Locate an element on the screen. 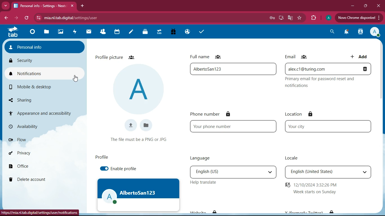 The width and height of the screenshot is (385, 216). gift is located at coordinates (173, 32).